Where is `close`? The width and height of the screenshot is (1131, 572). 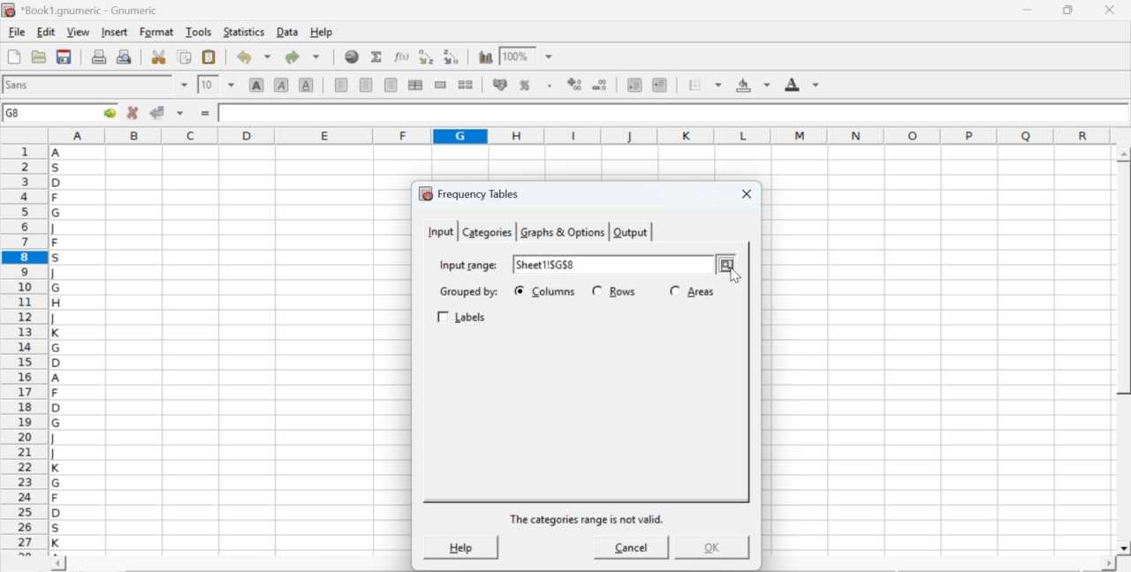
close is located at coordinates (744, 195).